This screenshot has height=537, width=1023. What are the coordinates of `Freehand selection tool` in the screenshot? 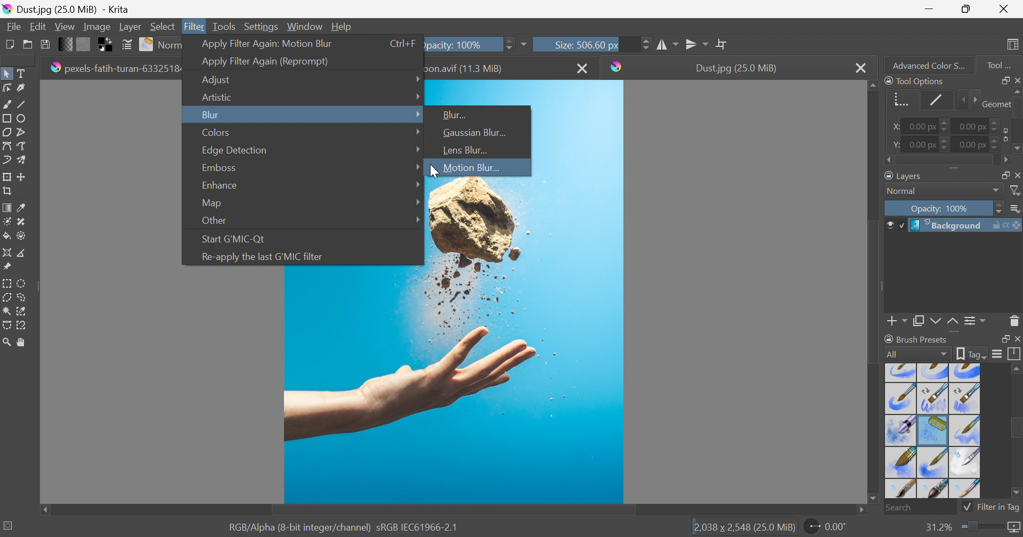 It's located at (22, 297).